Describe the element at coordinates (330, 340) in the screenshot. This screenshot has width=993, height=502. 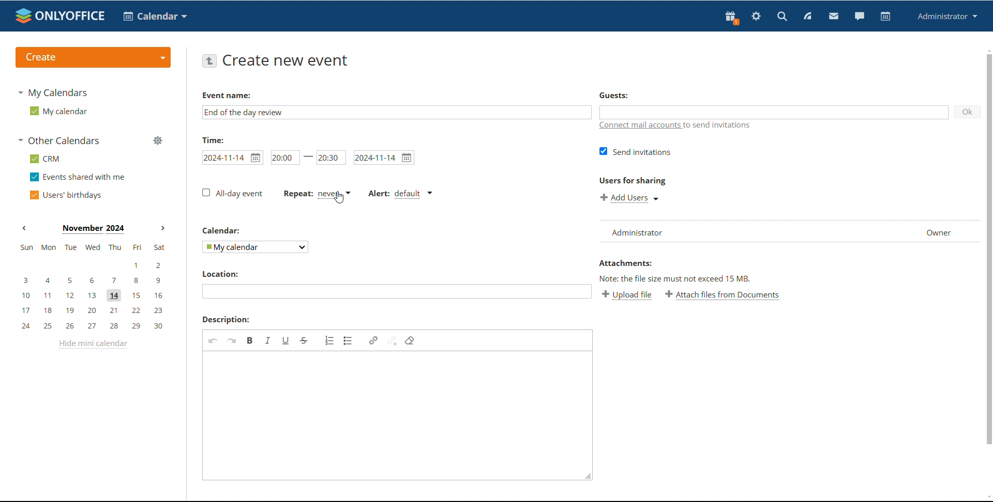
I see `insert/remove numbered list` at that location.